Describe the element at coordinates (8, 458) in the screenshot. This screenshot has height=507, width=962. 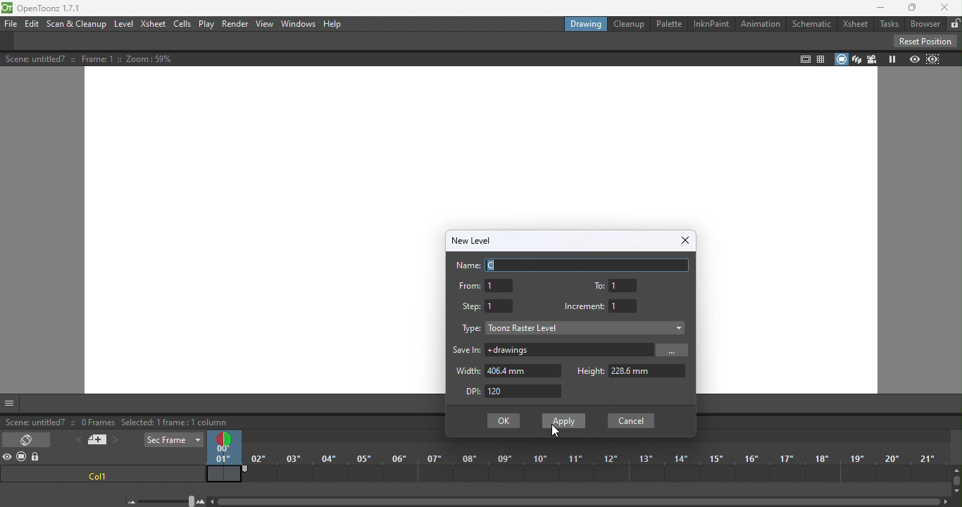
I see `Preview visibility toggle all` at that location.